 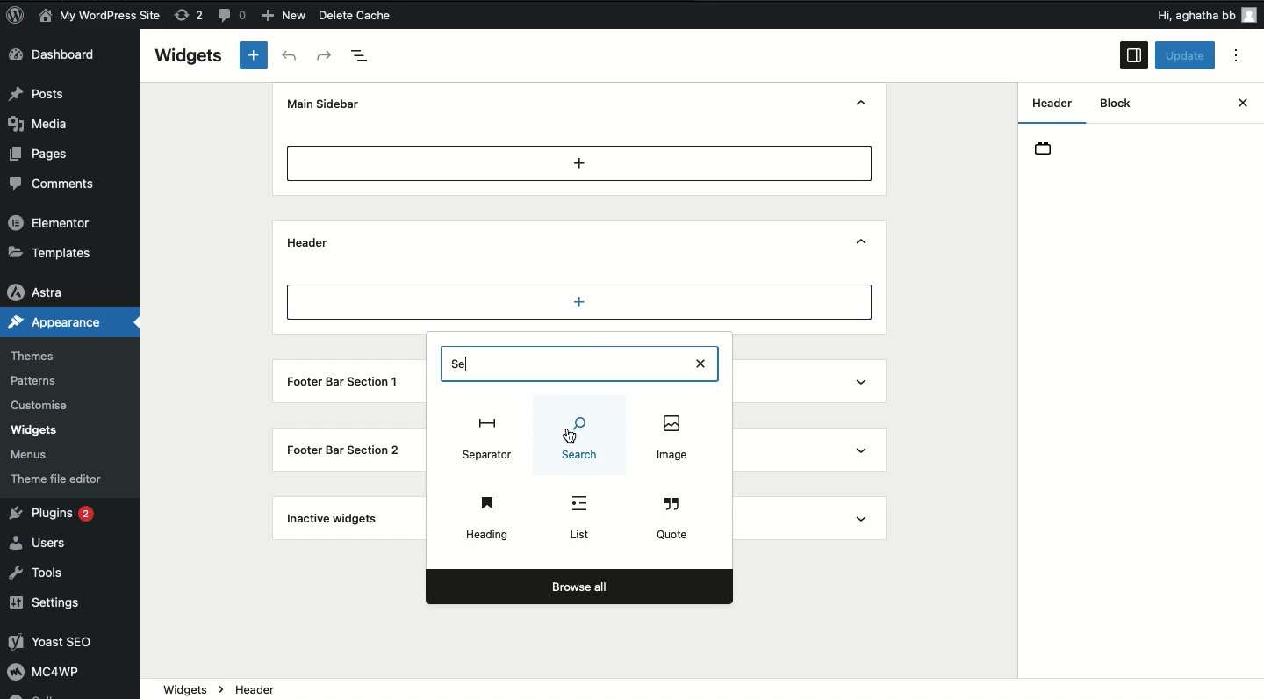 What do you see at coordinates (55, 184) in the screenshot?
I see `Comments` at bounding box center [55, 184].